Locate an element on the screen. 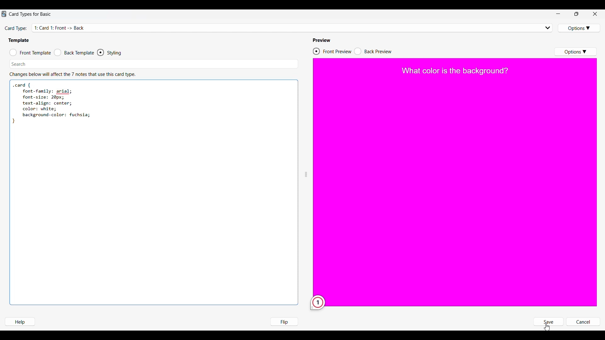  Styling selected is located at coordinates (101, 52).